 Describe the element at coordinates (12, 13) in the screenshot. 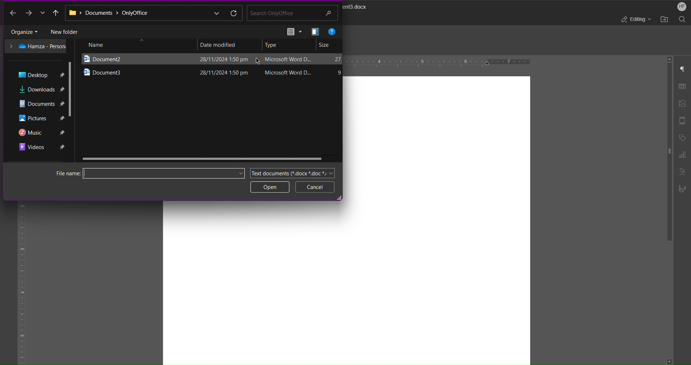

I see `Back` at that location.